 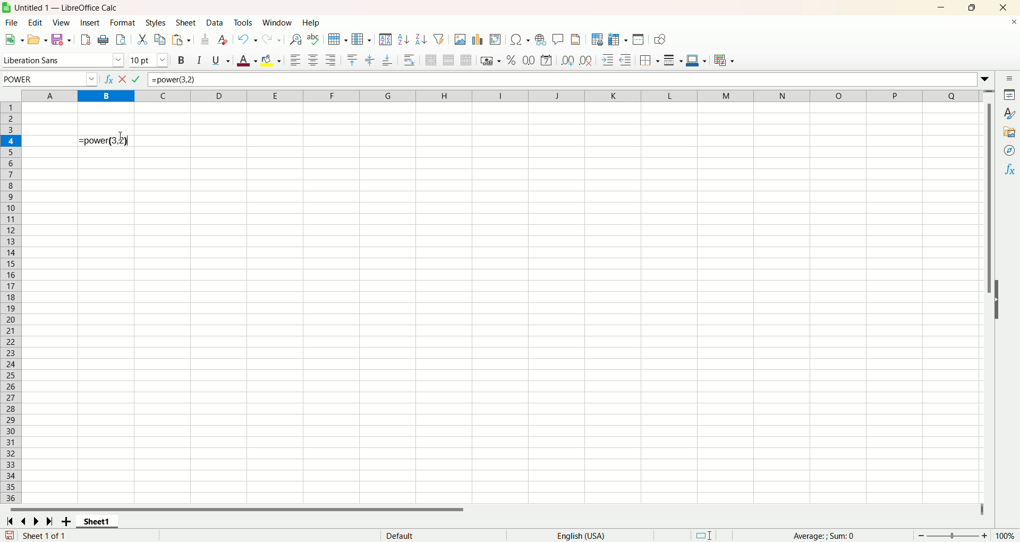 What do you see at coordinates (121, 136) in the screenshot?
I see `cursor` at bounding box center [121, 136].